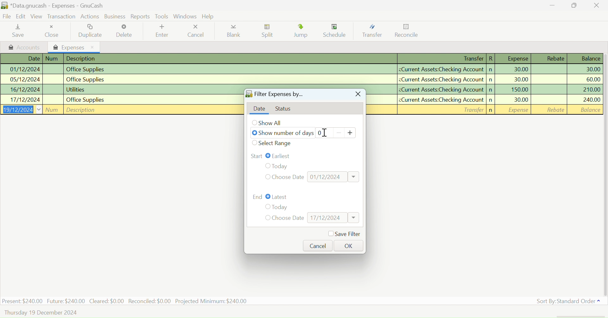 The image size is (608, 318). What do you see at coordinates (487, 89) in the screenshot?
I see `Utilities Transaction` at bounding box center [487, 89].